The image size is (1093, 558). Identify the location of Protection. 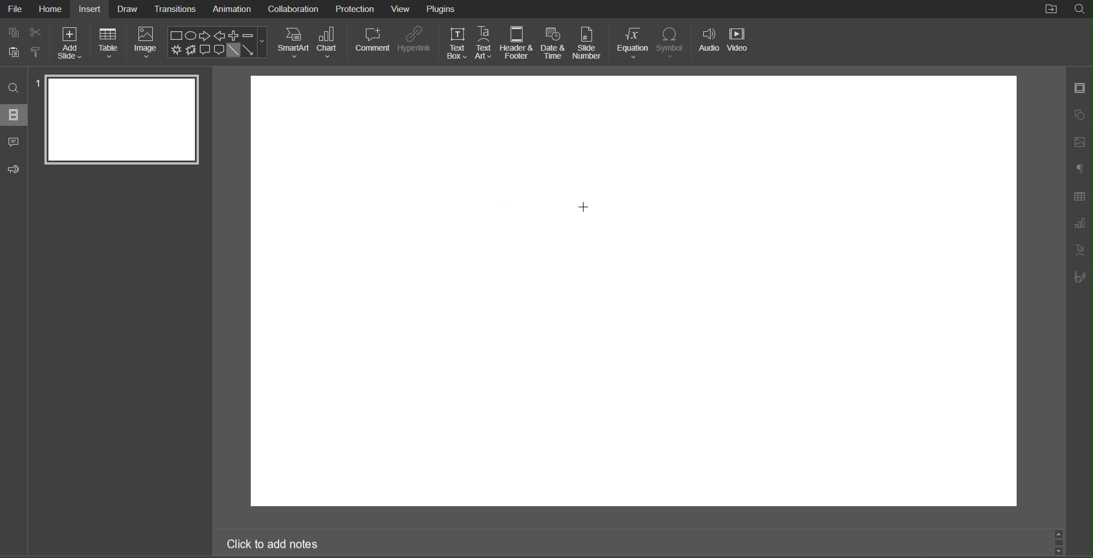
(356, 9).